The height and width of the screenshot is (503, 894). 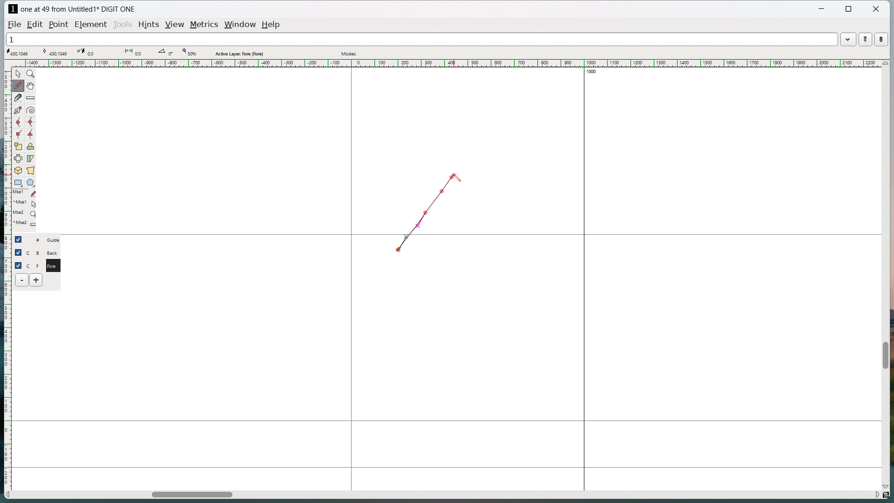 What do you see at coordinates (19, 265) in the screenshot?
I see `checkbox` at bounding box center [19, 265].